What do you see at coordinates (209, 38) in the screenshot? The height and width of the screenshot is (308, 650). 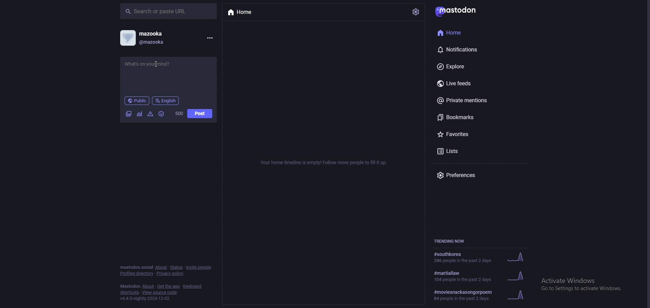 I see `menu` at bounding box center [209, 38].